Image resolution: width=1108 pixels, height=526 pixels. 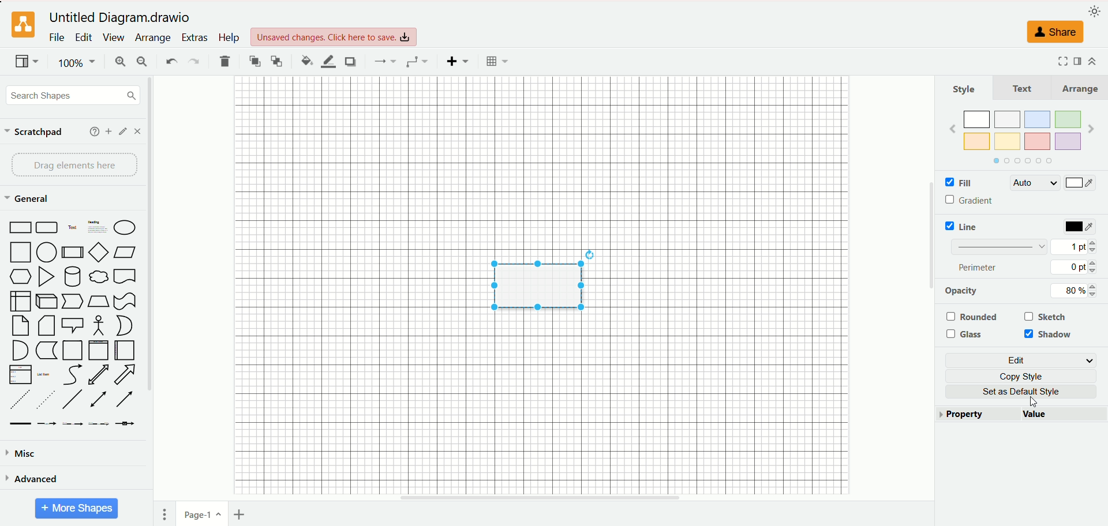 What do you see at coordinates (1027, 392) in the screenshot?
I see `set as default style` at bounding box center [1027, 392].